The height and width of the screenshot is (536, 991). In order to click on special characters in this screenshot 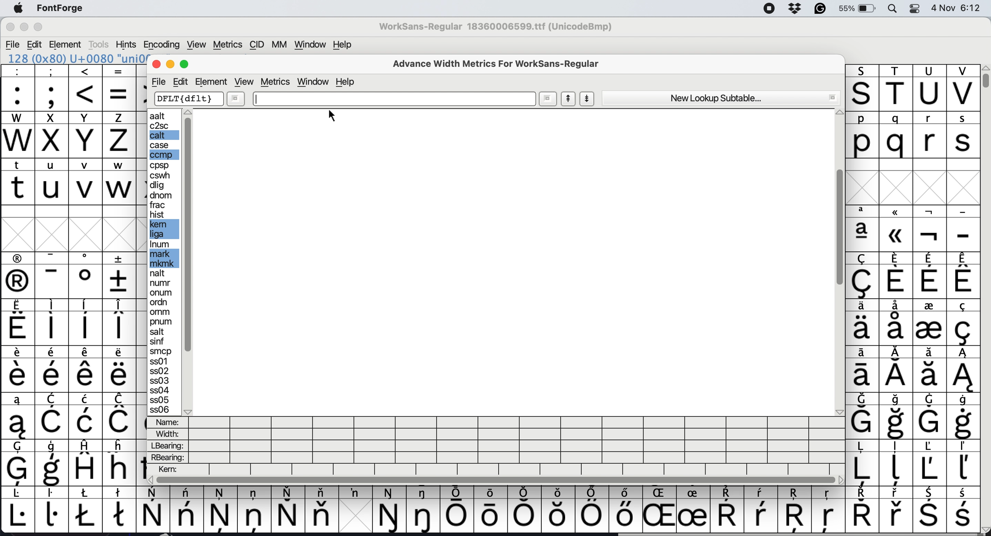, I will do `click(72, 305)`.